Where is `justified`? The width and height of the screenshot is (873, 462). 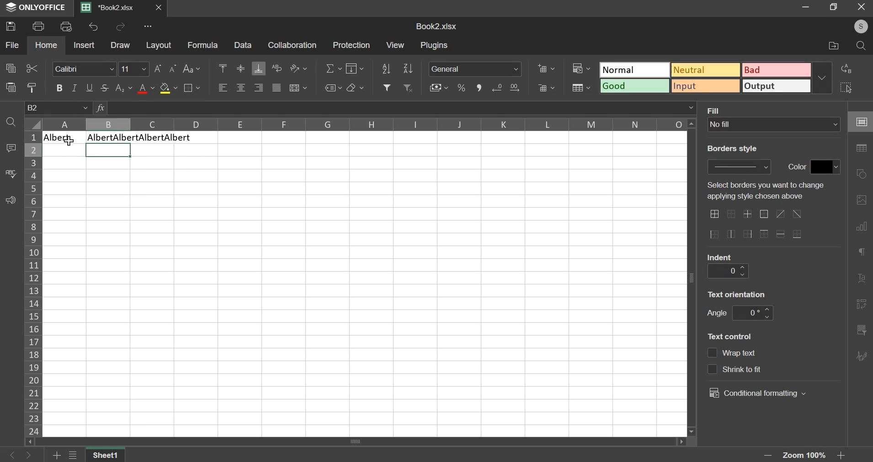
justified is located at coordinates (277, 88).